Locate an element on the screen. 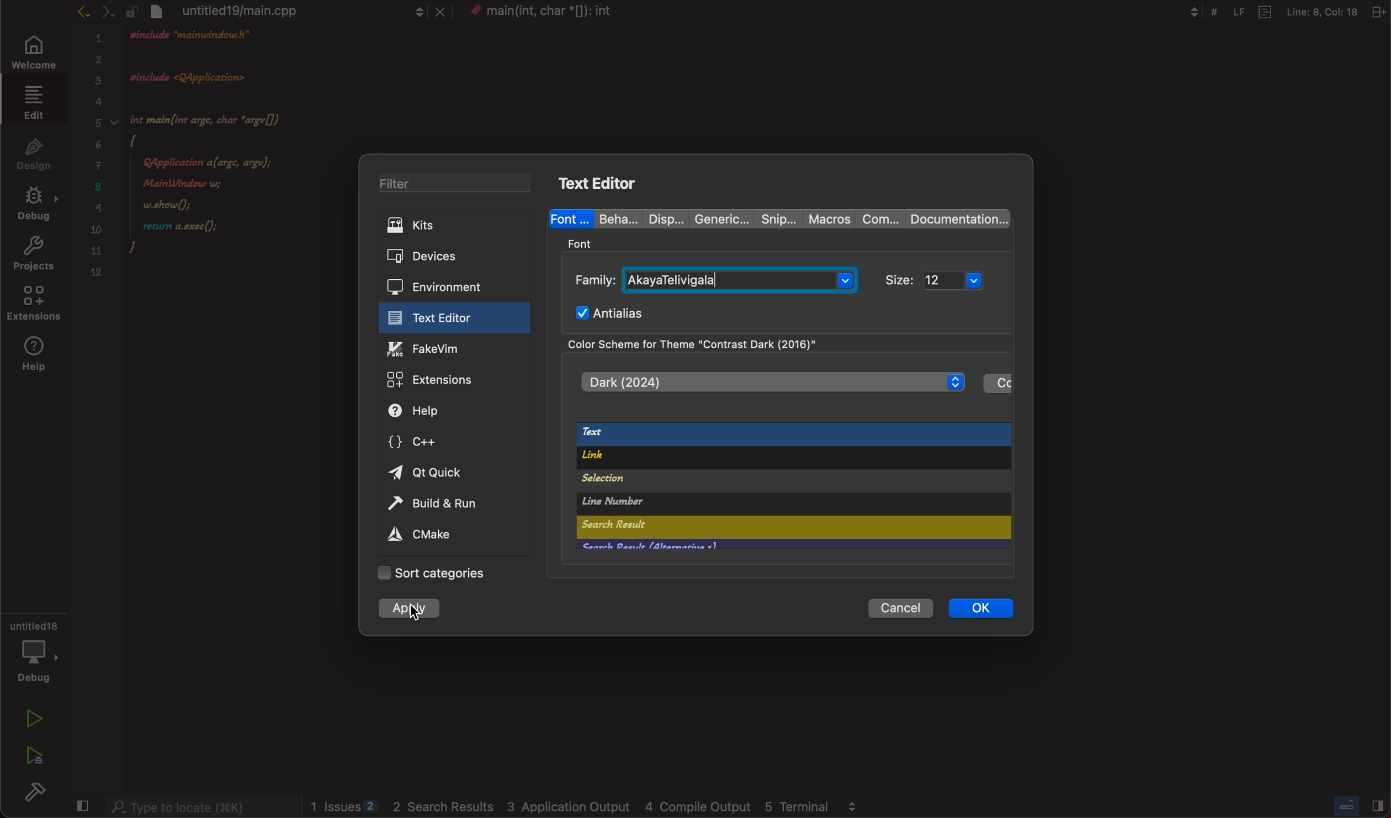  projects is located at coordinates (34, 255).